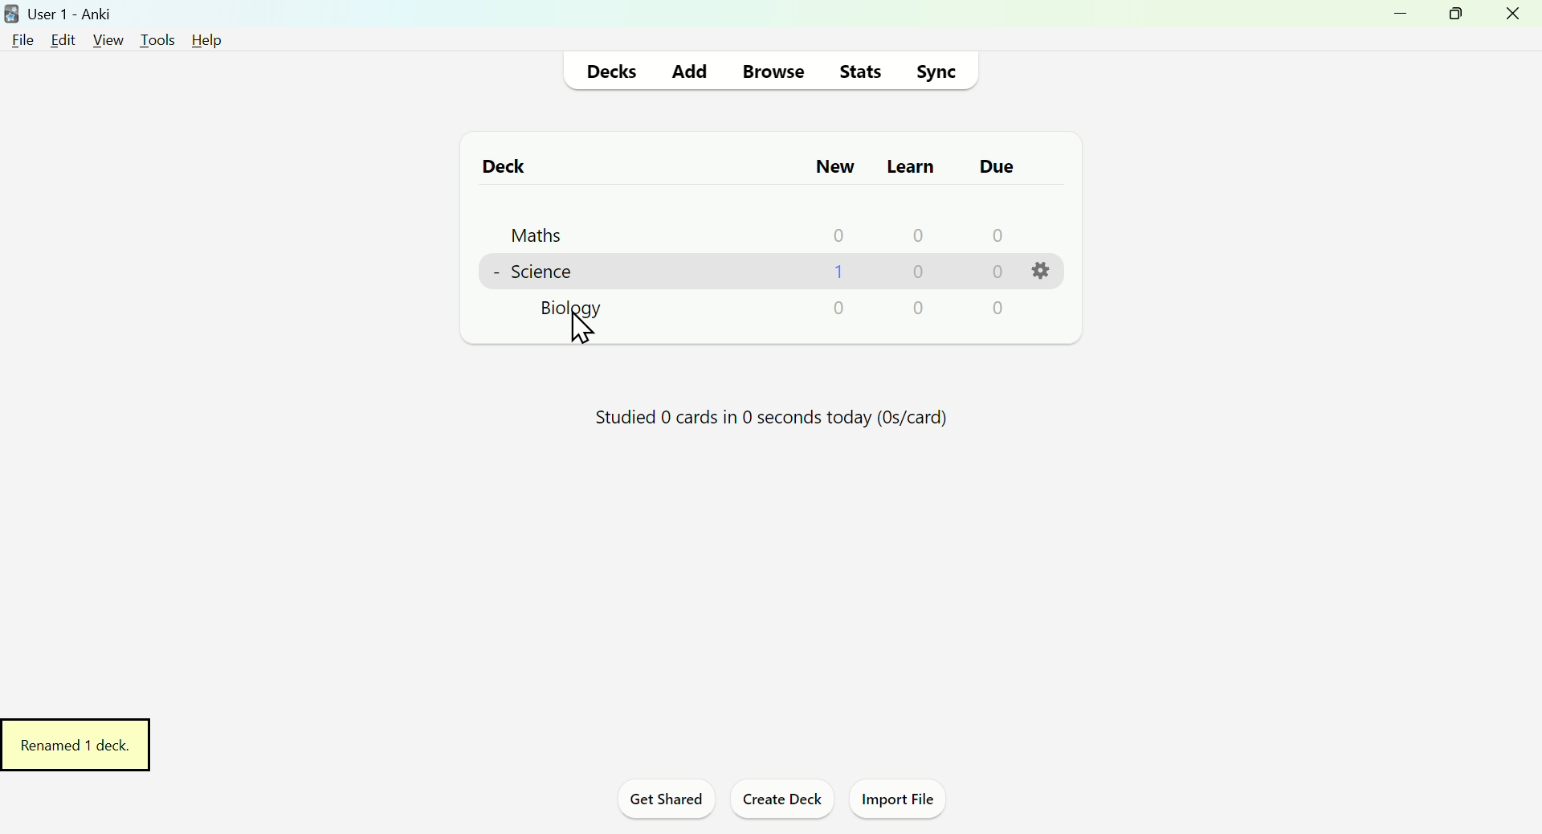 This screenshot has width=1542, height=834. What do you see at coordinates (996, 235) in the screenshot?
I see `0` at bounding box center [996, 235].